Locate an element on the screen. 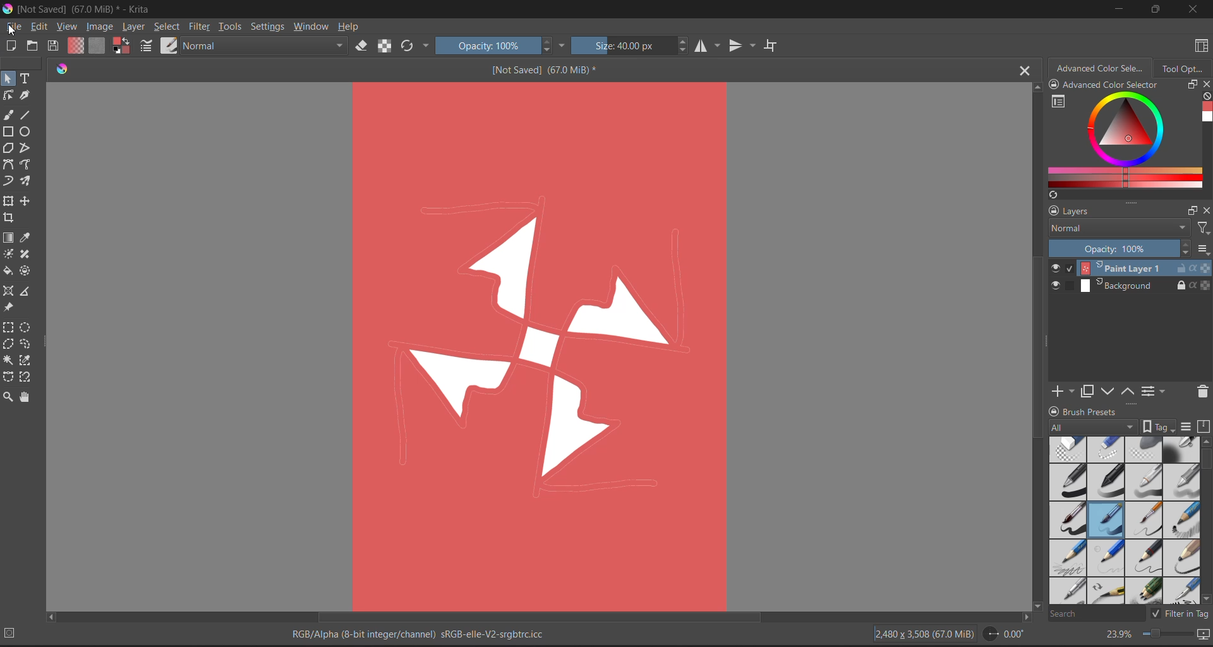 Image resolution: width=1213 pixels, height=647 pixels. lock/unlock docker is located at coordinates (1057, 85).